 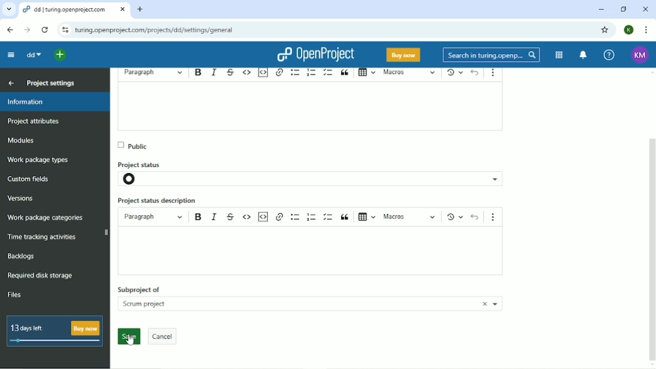 What do you see at coordinates (642, 54) in the screenshot?
I see `KM` at bounding box center [642, 54].